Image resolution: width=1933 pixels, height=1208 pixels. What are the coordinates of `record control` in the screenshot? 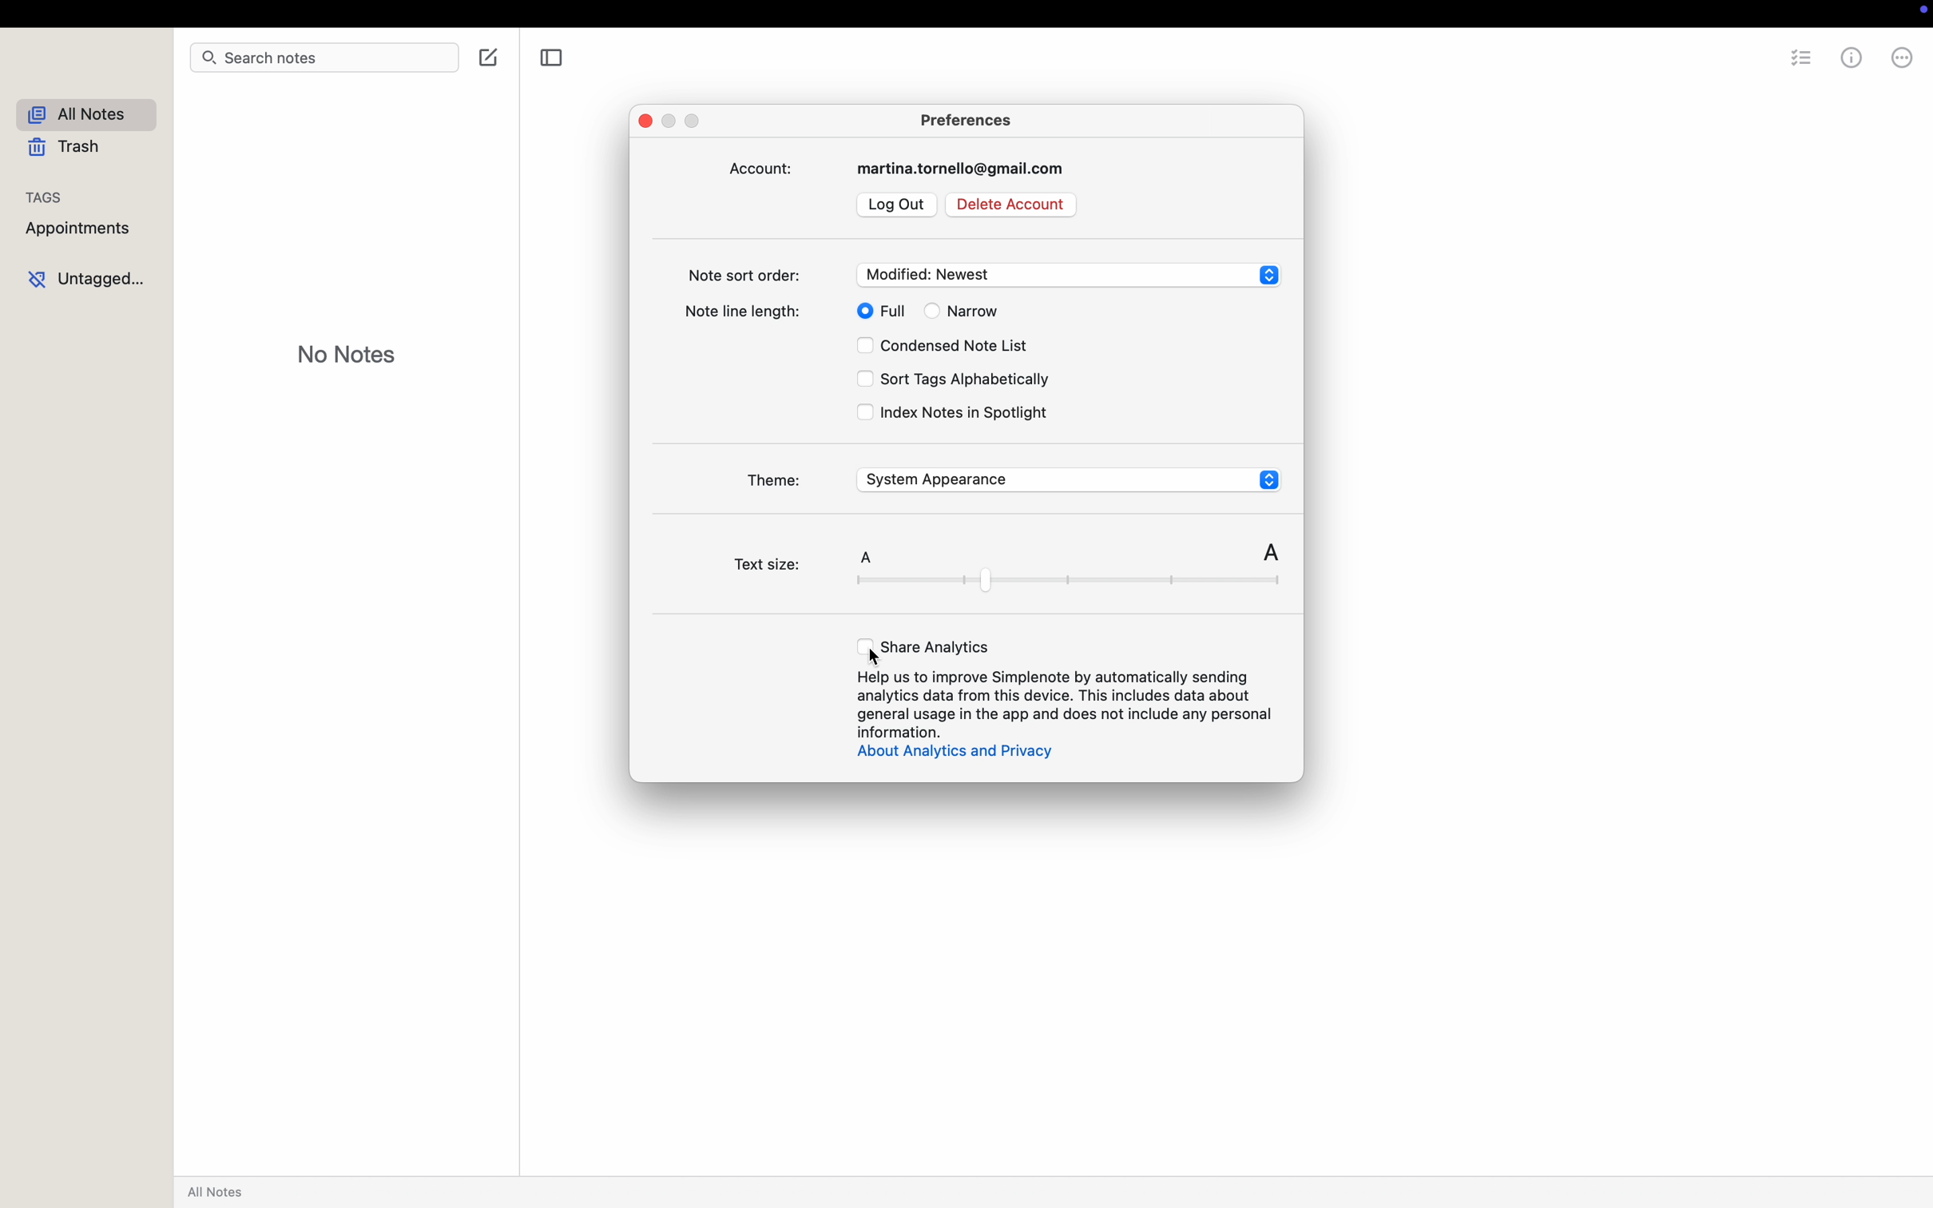 It's located at (1921, 13).